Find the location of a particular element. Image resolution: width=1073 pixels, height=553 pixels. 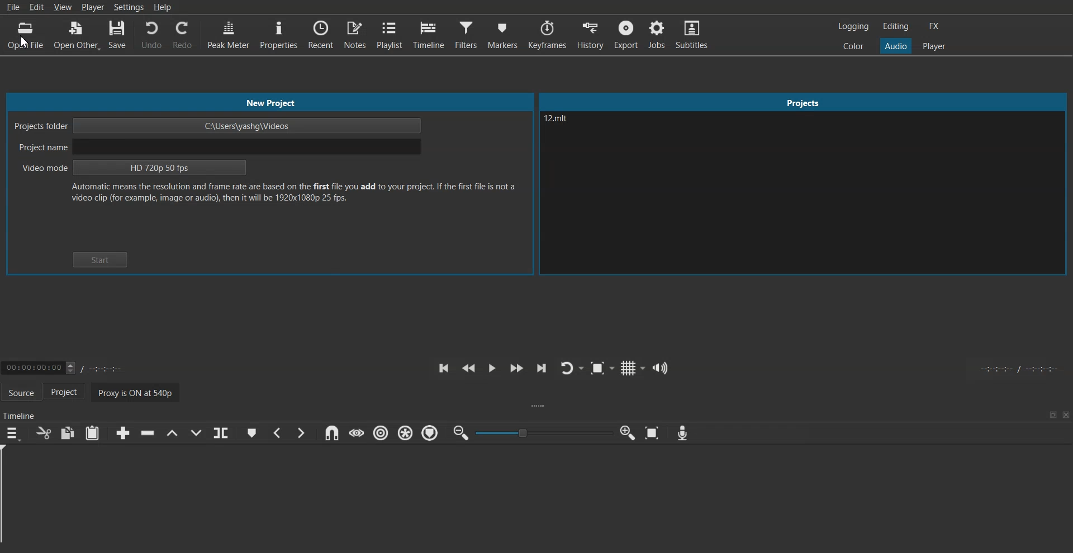

Open File is located at coordinates (26, 34).